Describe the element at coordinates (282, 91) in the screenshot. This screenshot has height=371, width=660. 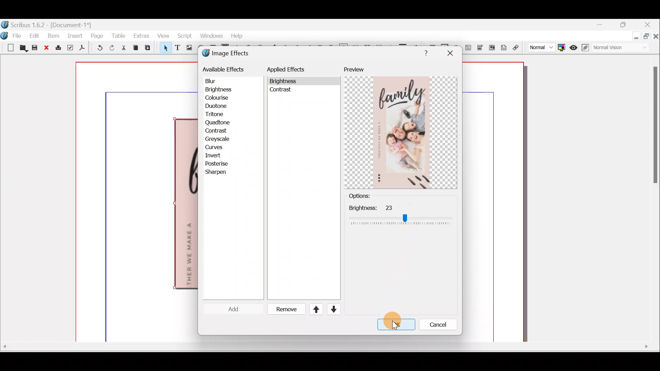
I see `contrast` at that location.